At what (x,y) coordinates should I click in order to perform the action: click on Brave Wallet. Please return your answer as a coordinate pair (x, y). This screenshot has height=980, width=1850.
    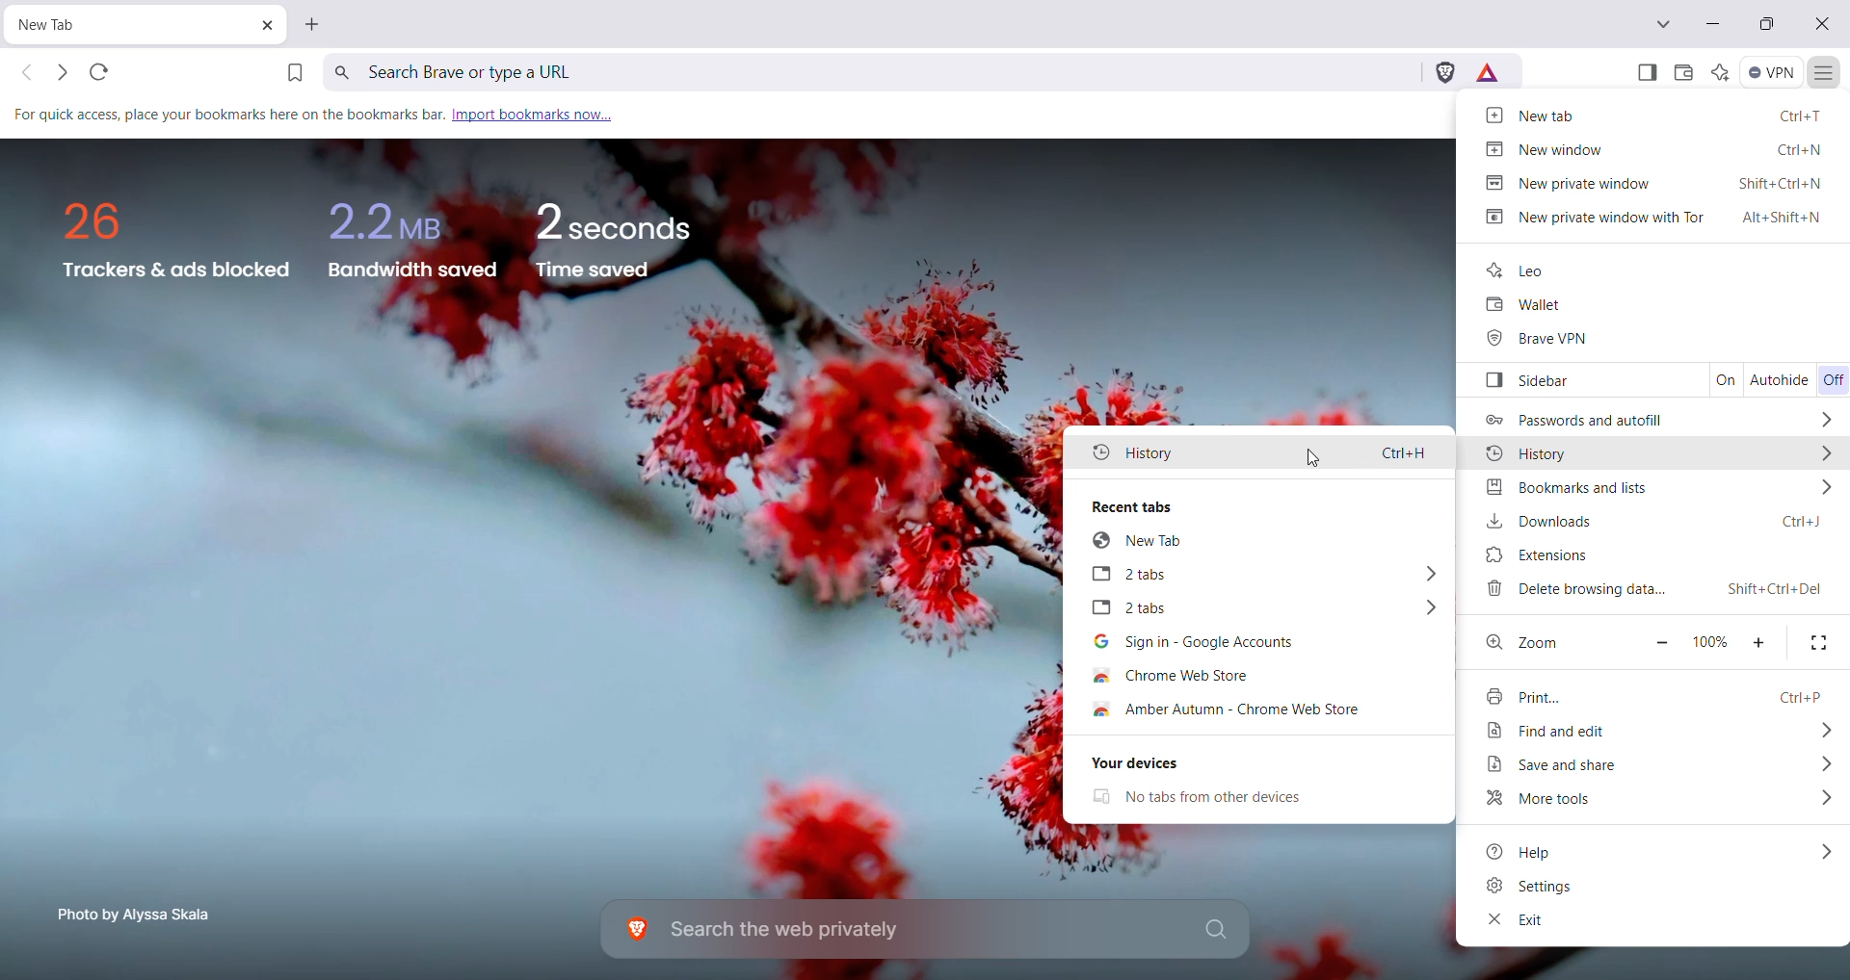
    Looking at the image, I should click on (1680, 72).